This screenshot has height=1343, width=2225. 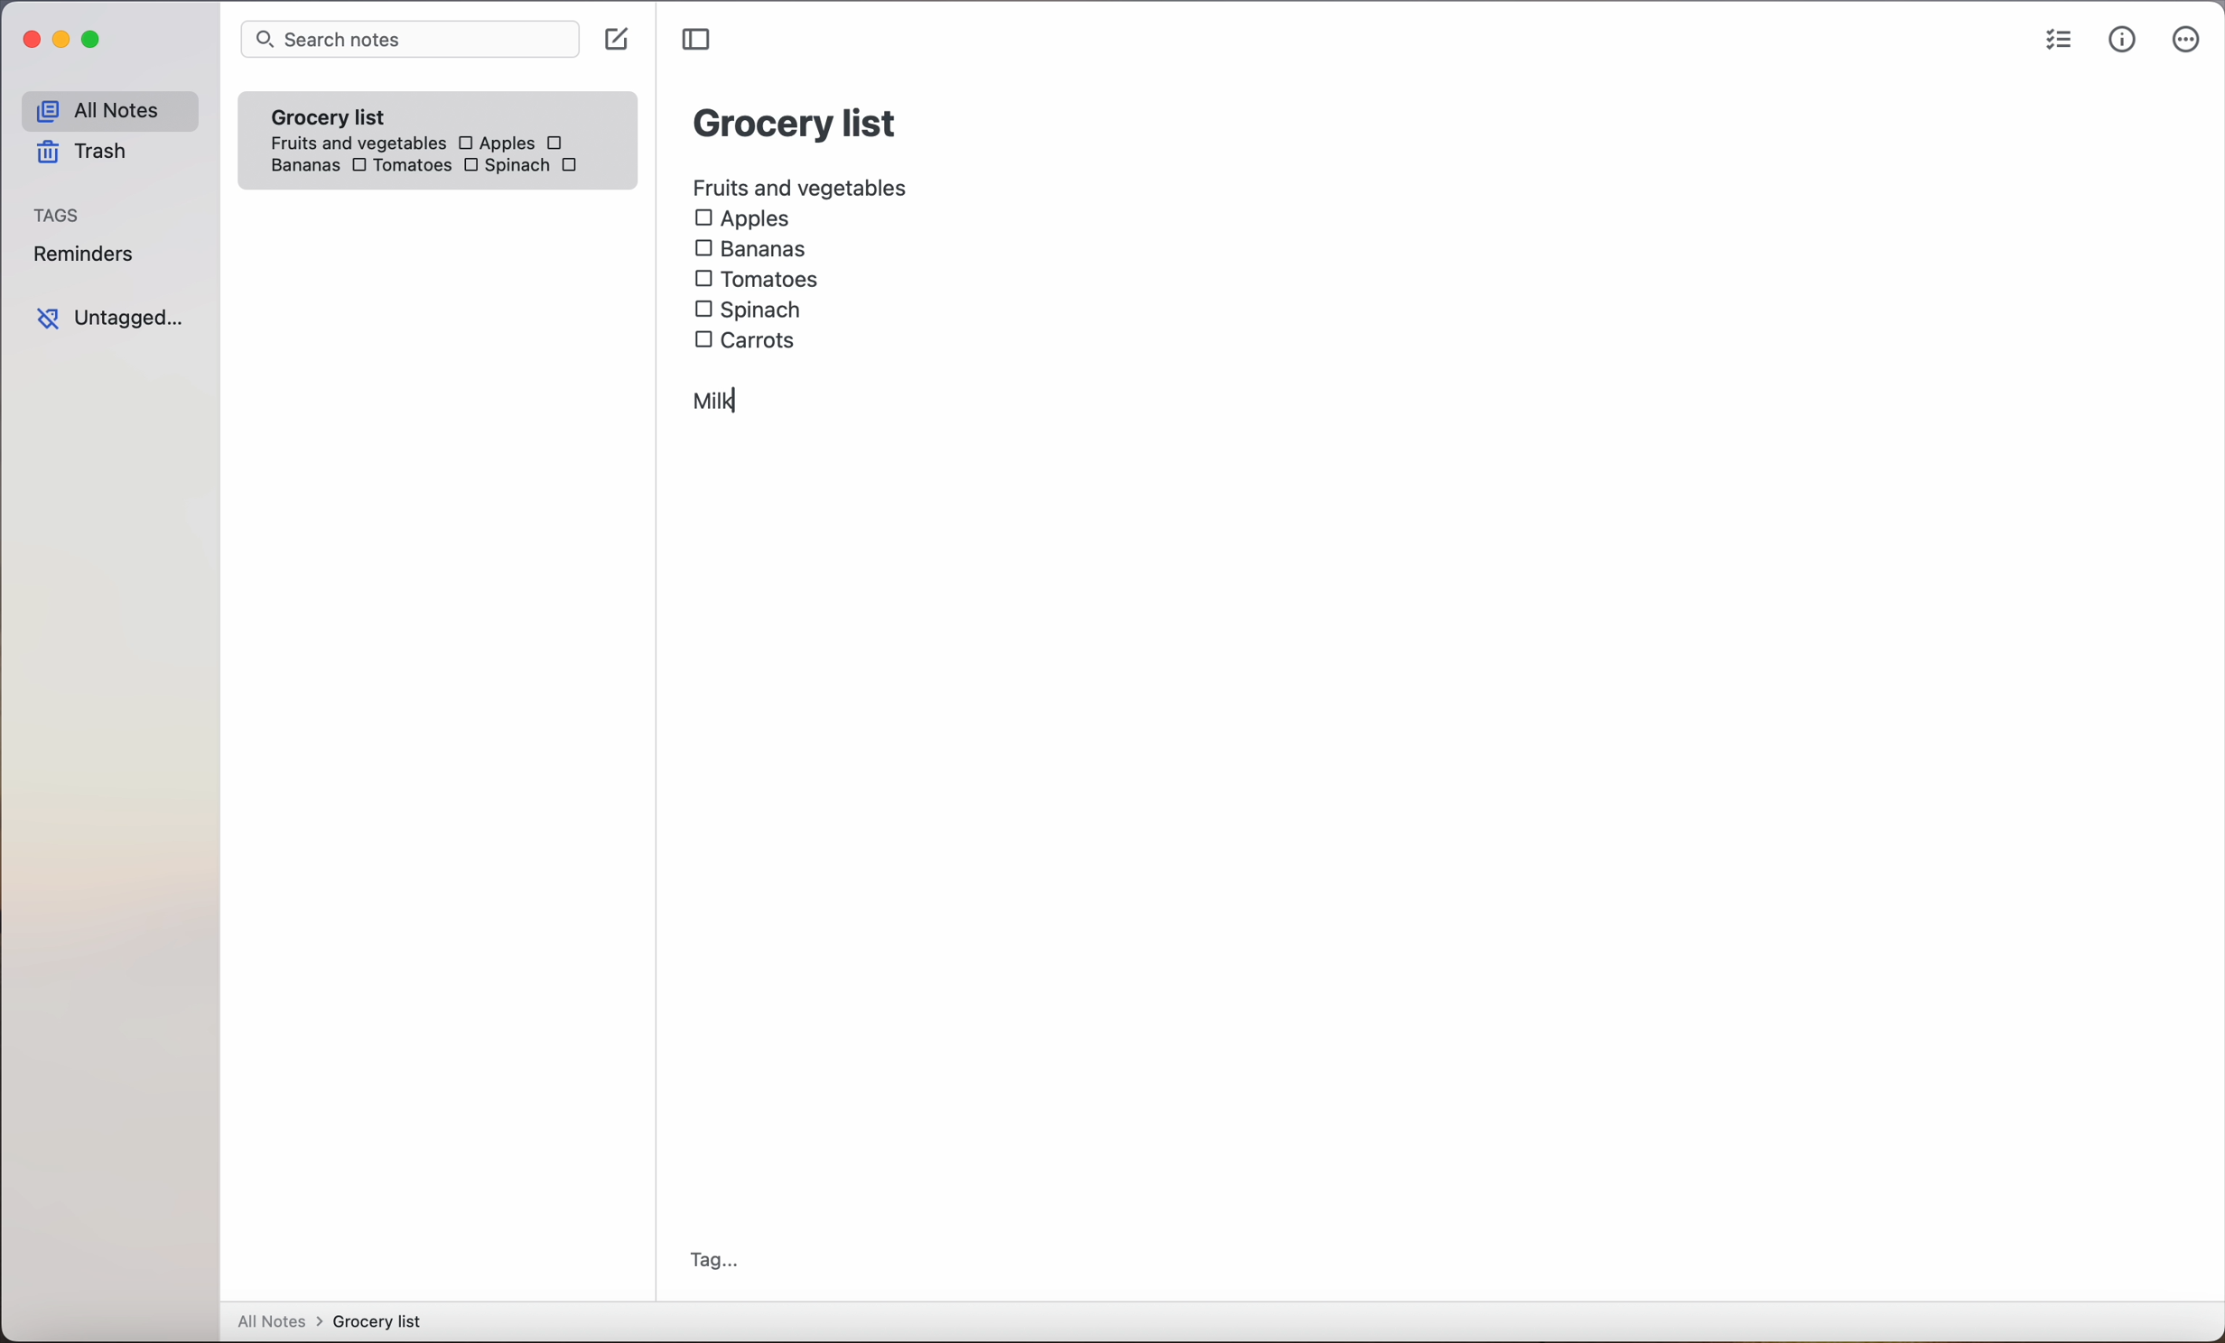 What do you see at coordinates (796, 120) in the screenshot?
I see `grocery list` at bounding box center [796, 120].